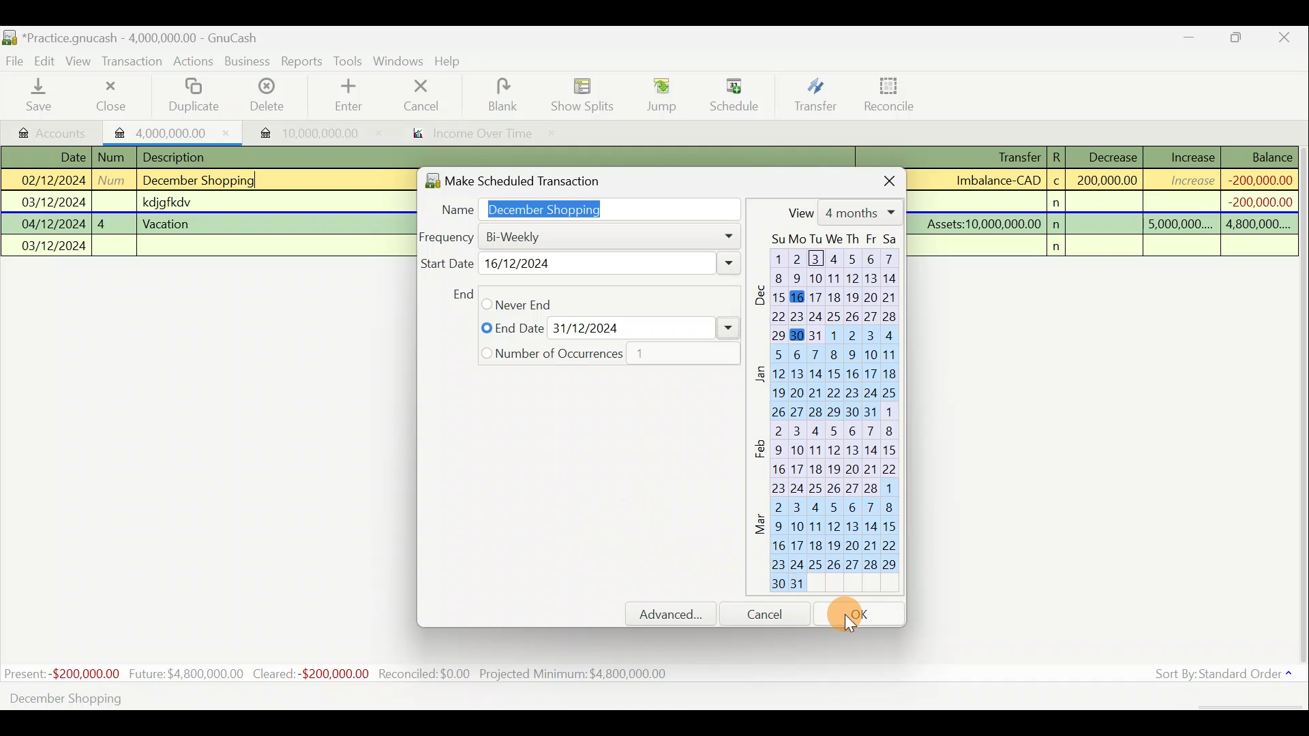  I want to click on Edit, so click(47, 60).